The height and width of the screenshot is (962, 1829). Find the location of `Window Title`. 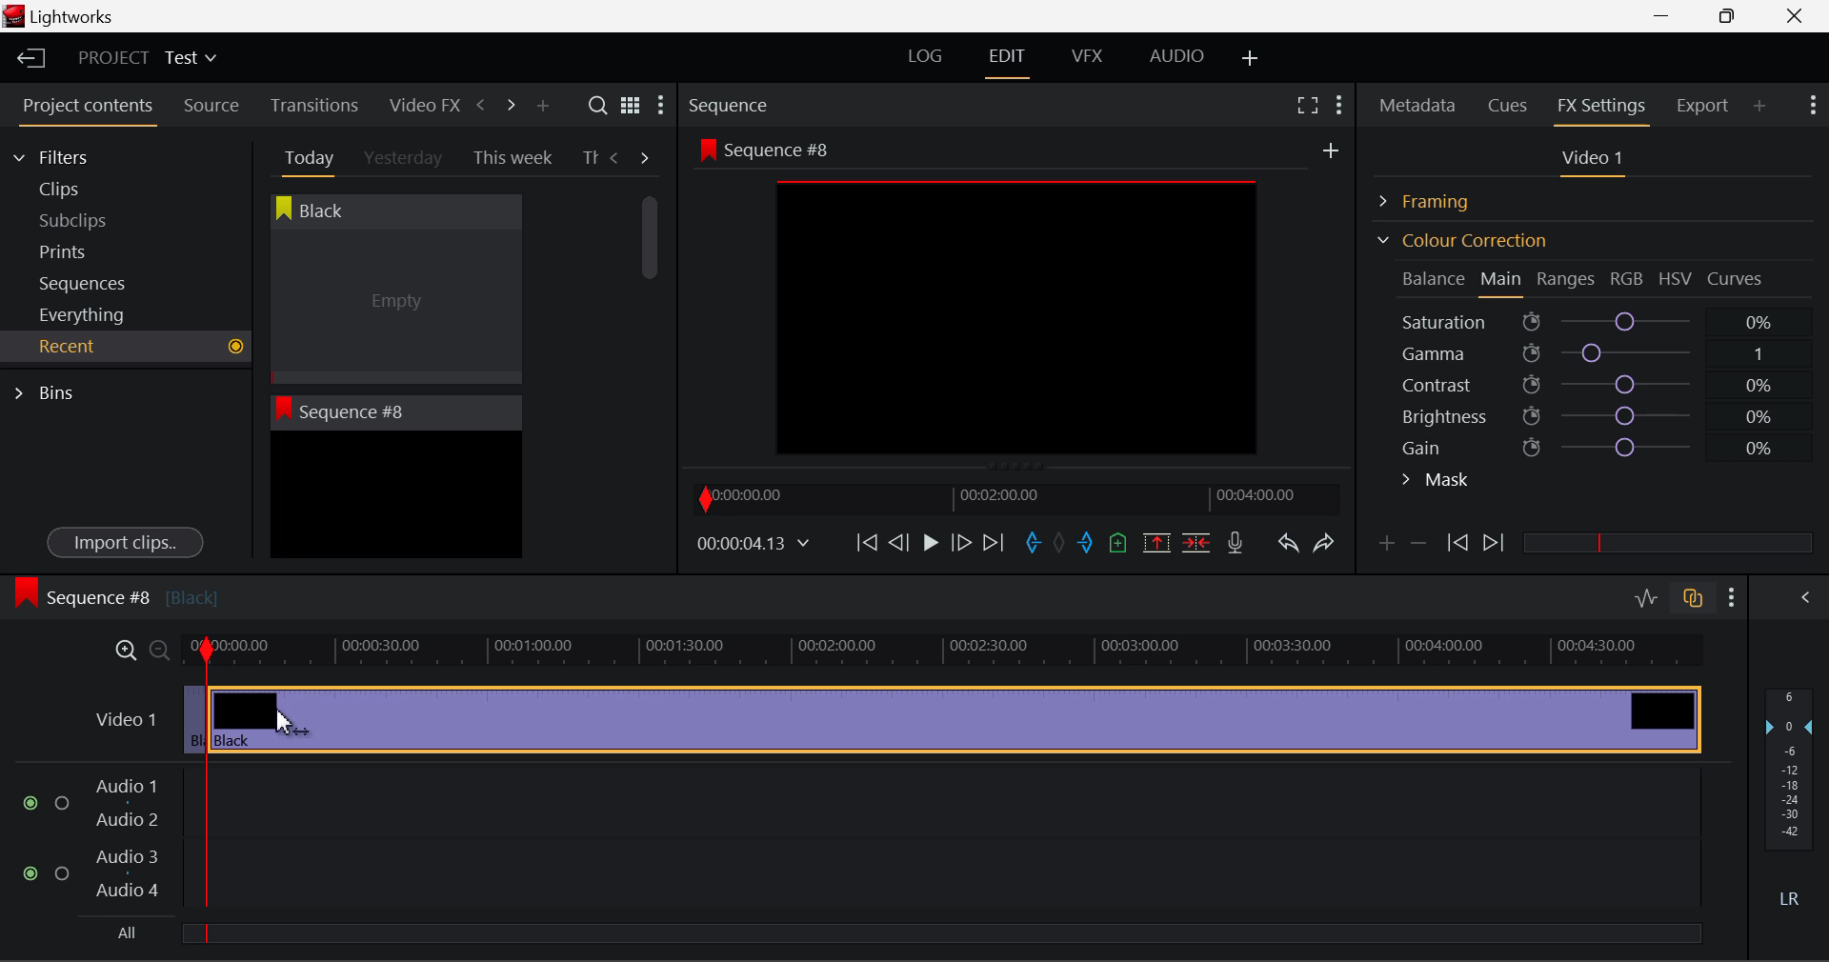

Window Title is located at coordinates (59, 18).